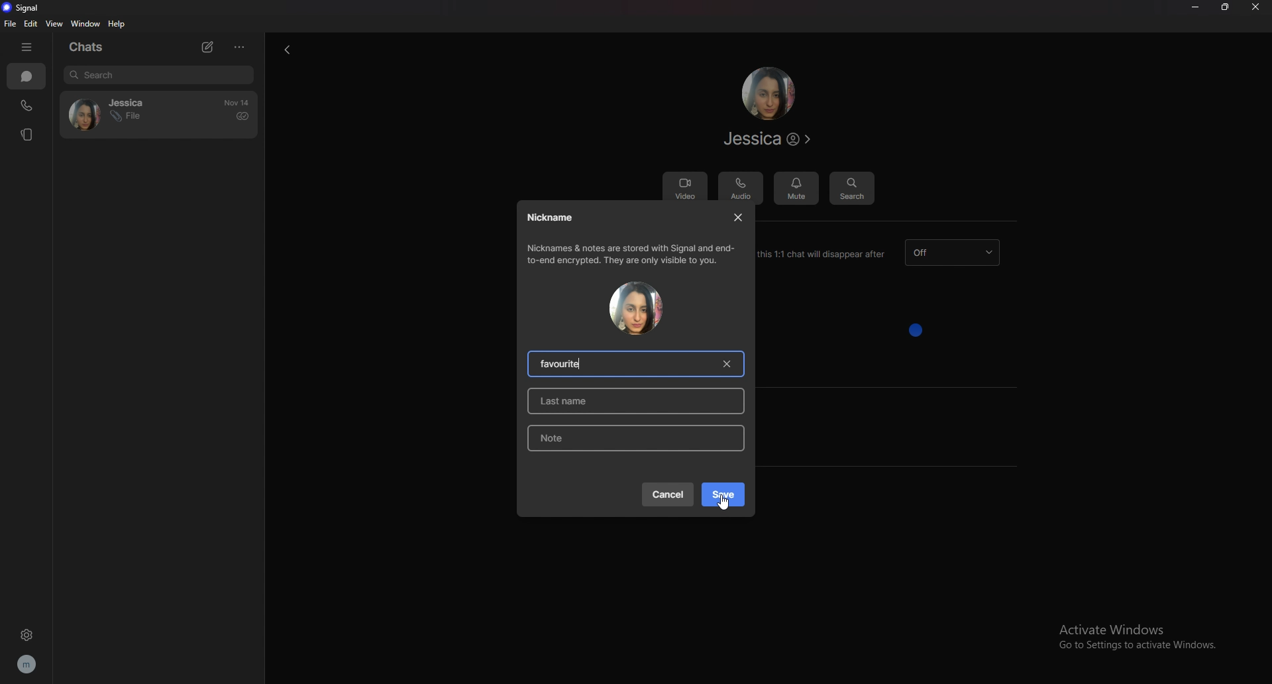  What do you see at coordinates (724, 501) in the screenshot?
I see `cursor` at bounding box center [724, 501].